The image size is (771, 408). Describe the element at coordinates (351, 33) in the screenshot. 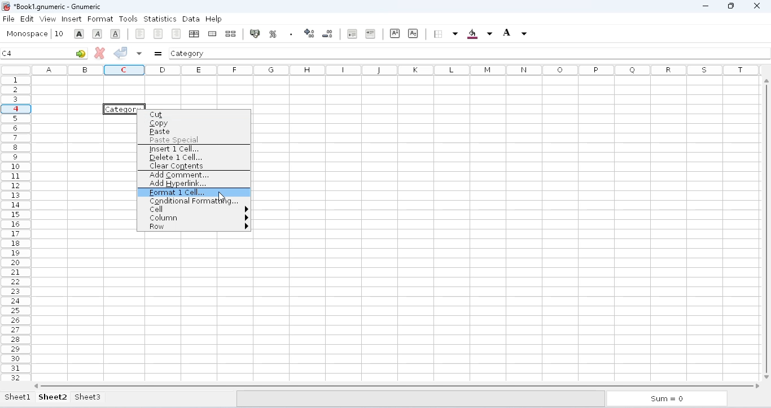

I see `decrease the indent` at that location.